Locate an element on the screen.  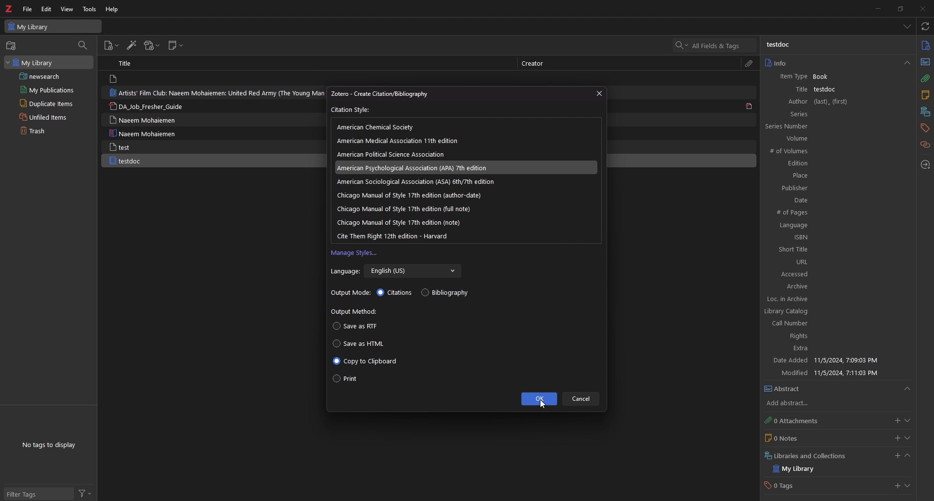
attachment is located at coordinates (749, 64).